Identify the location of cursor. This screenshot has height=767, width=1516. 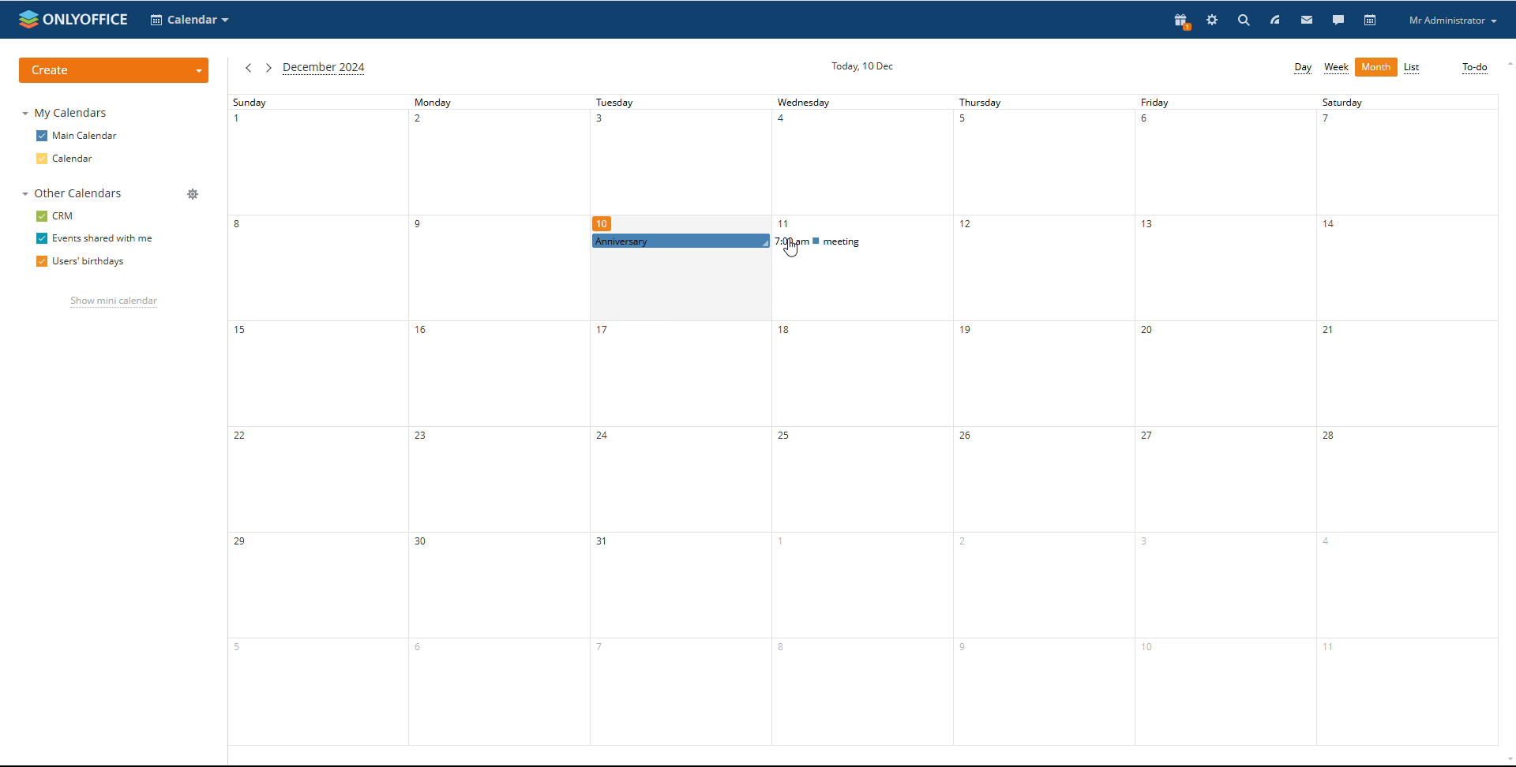
(790, 249).